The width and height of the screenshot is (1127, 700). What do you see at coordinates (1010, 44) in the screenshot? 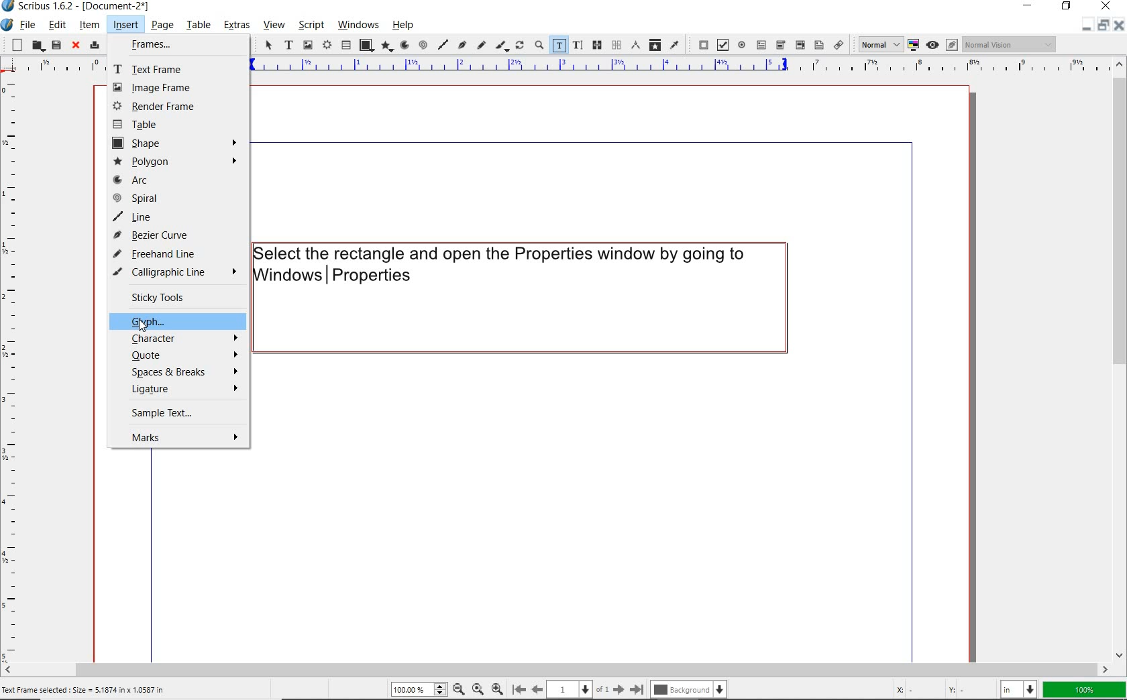
I see `Normal Vision` at bounding box center [1010, 44].